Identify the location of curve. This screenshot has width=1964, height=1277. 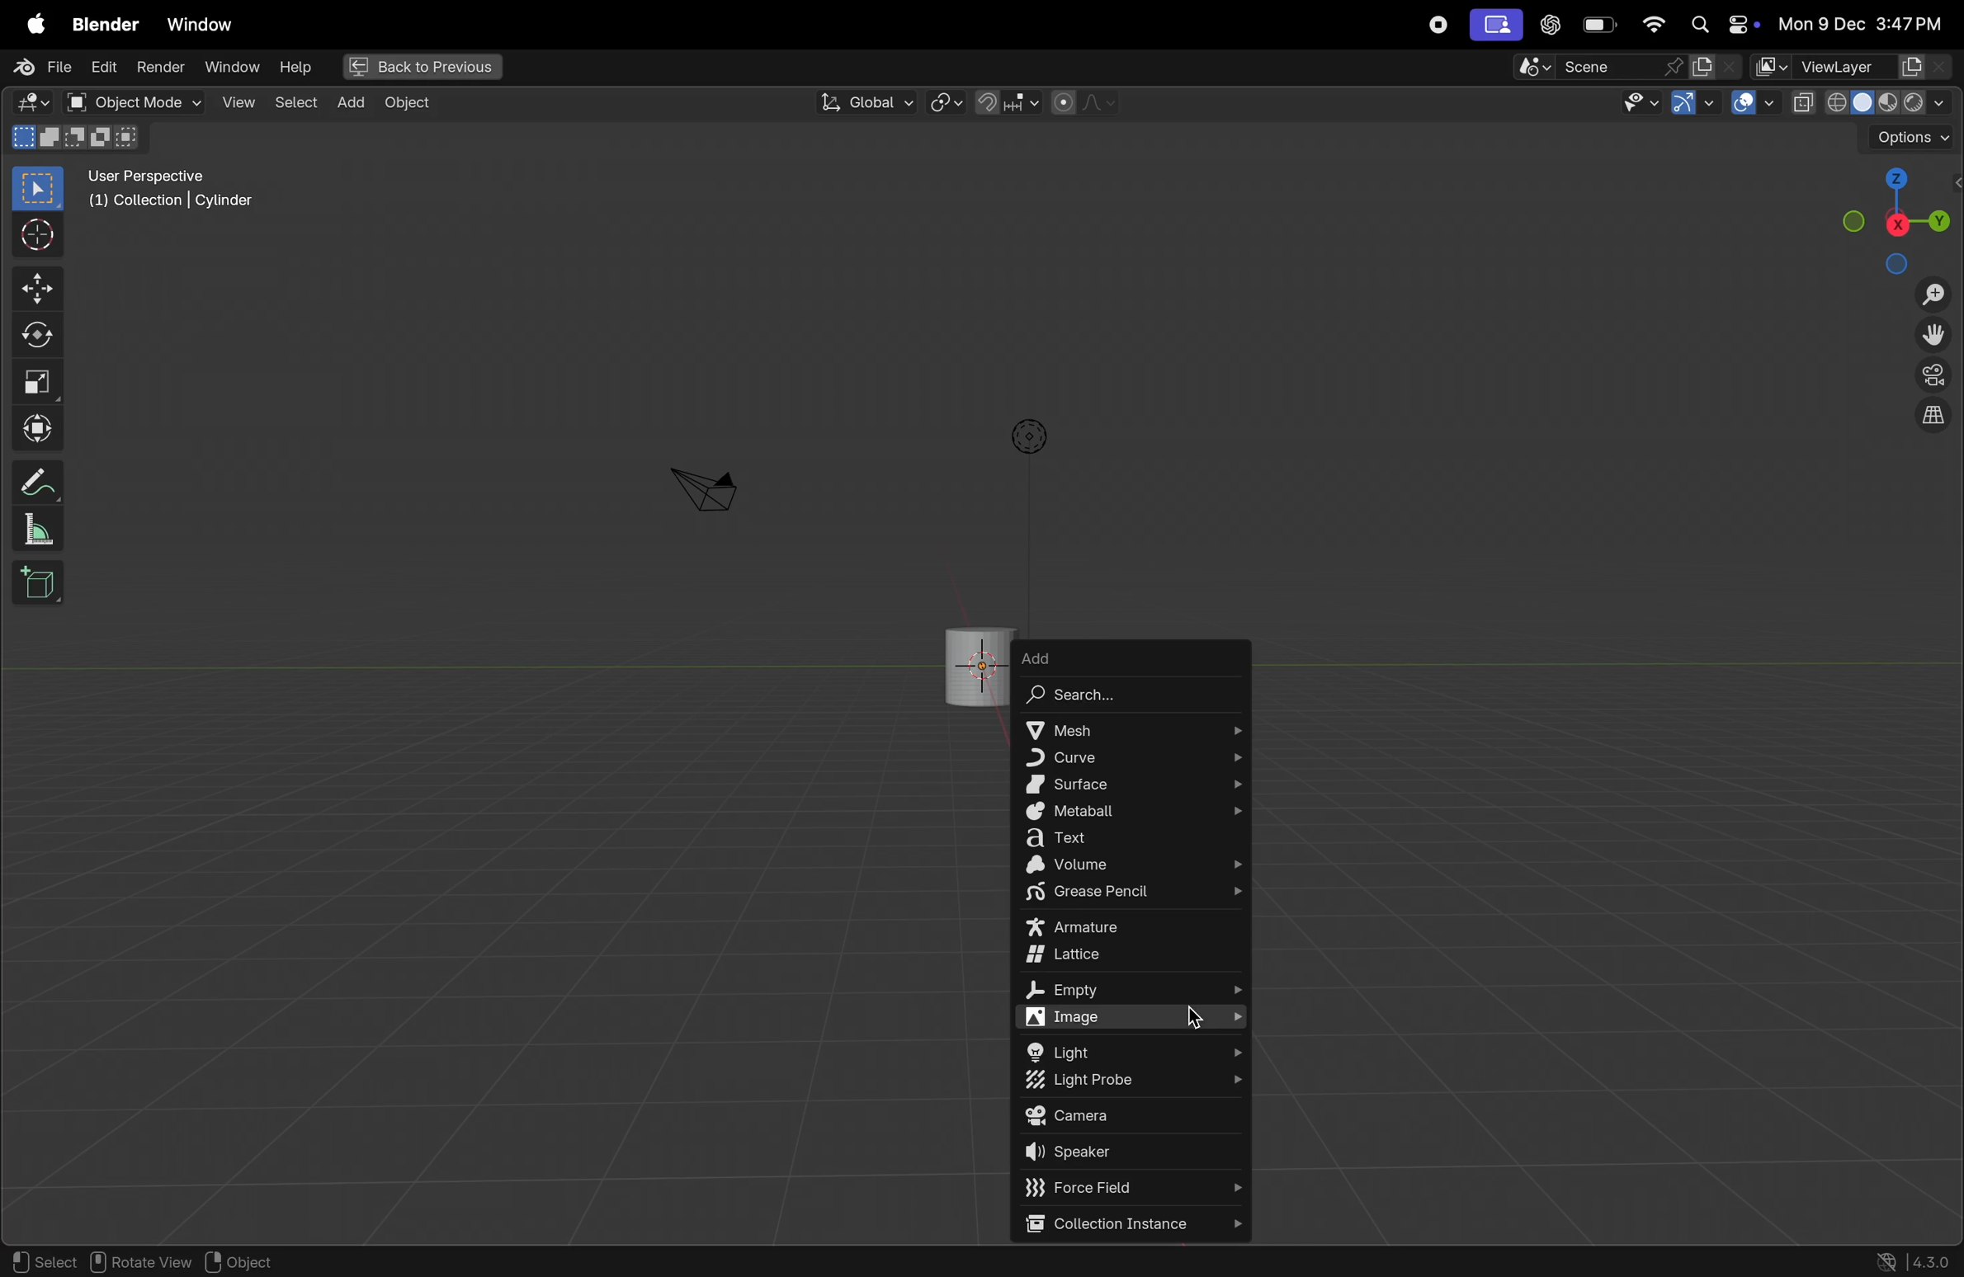
(1130, 756).